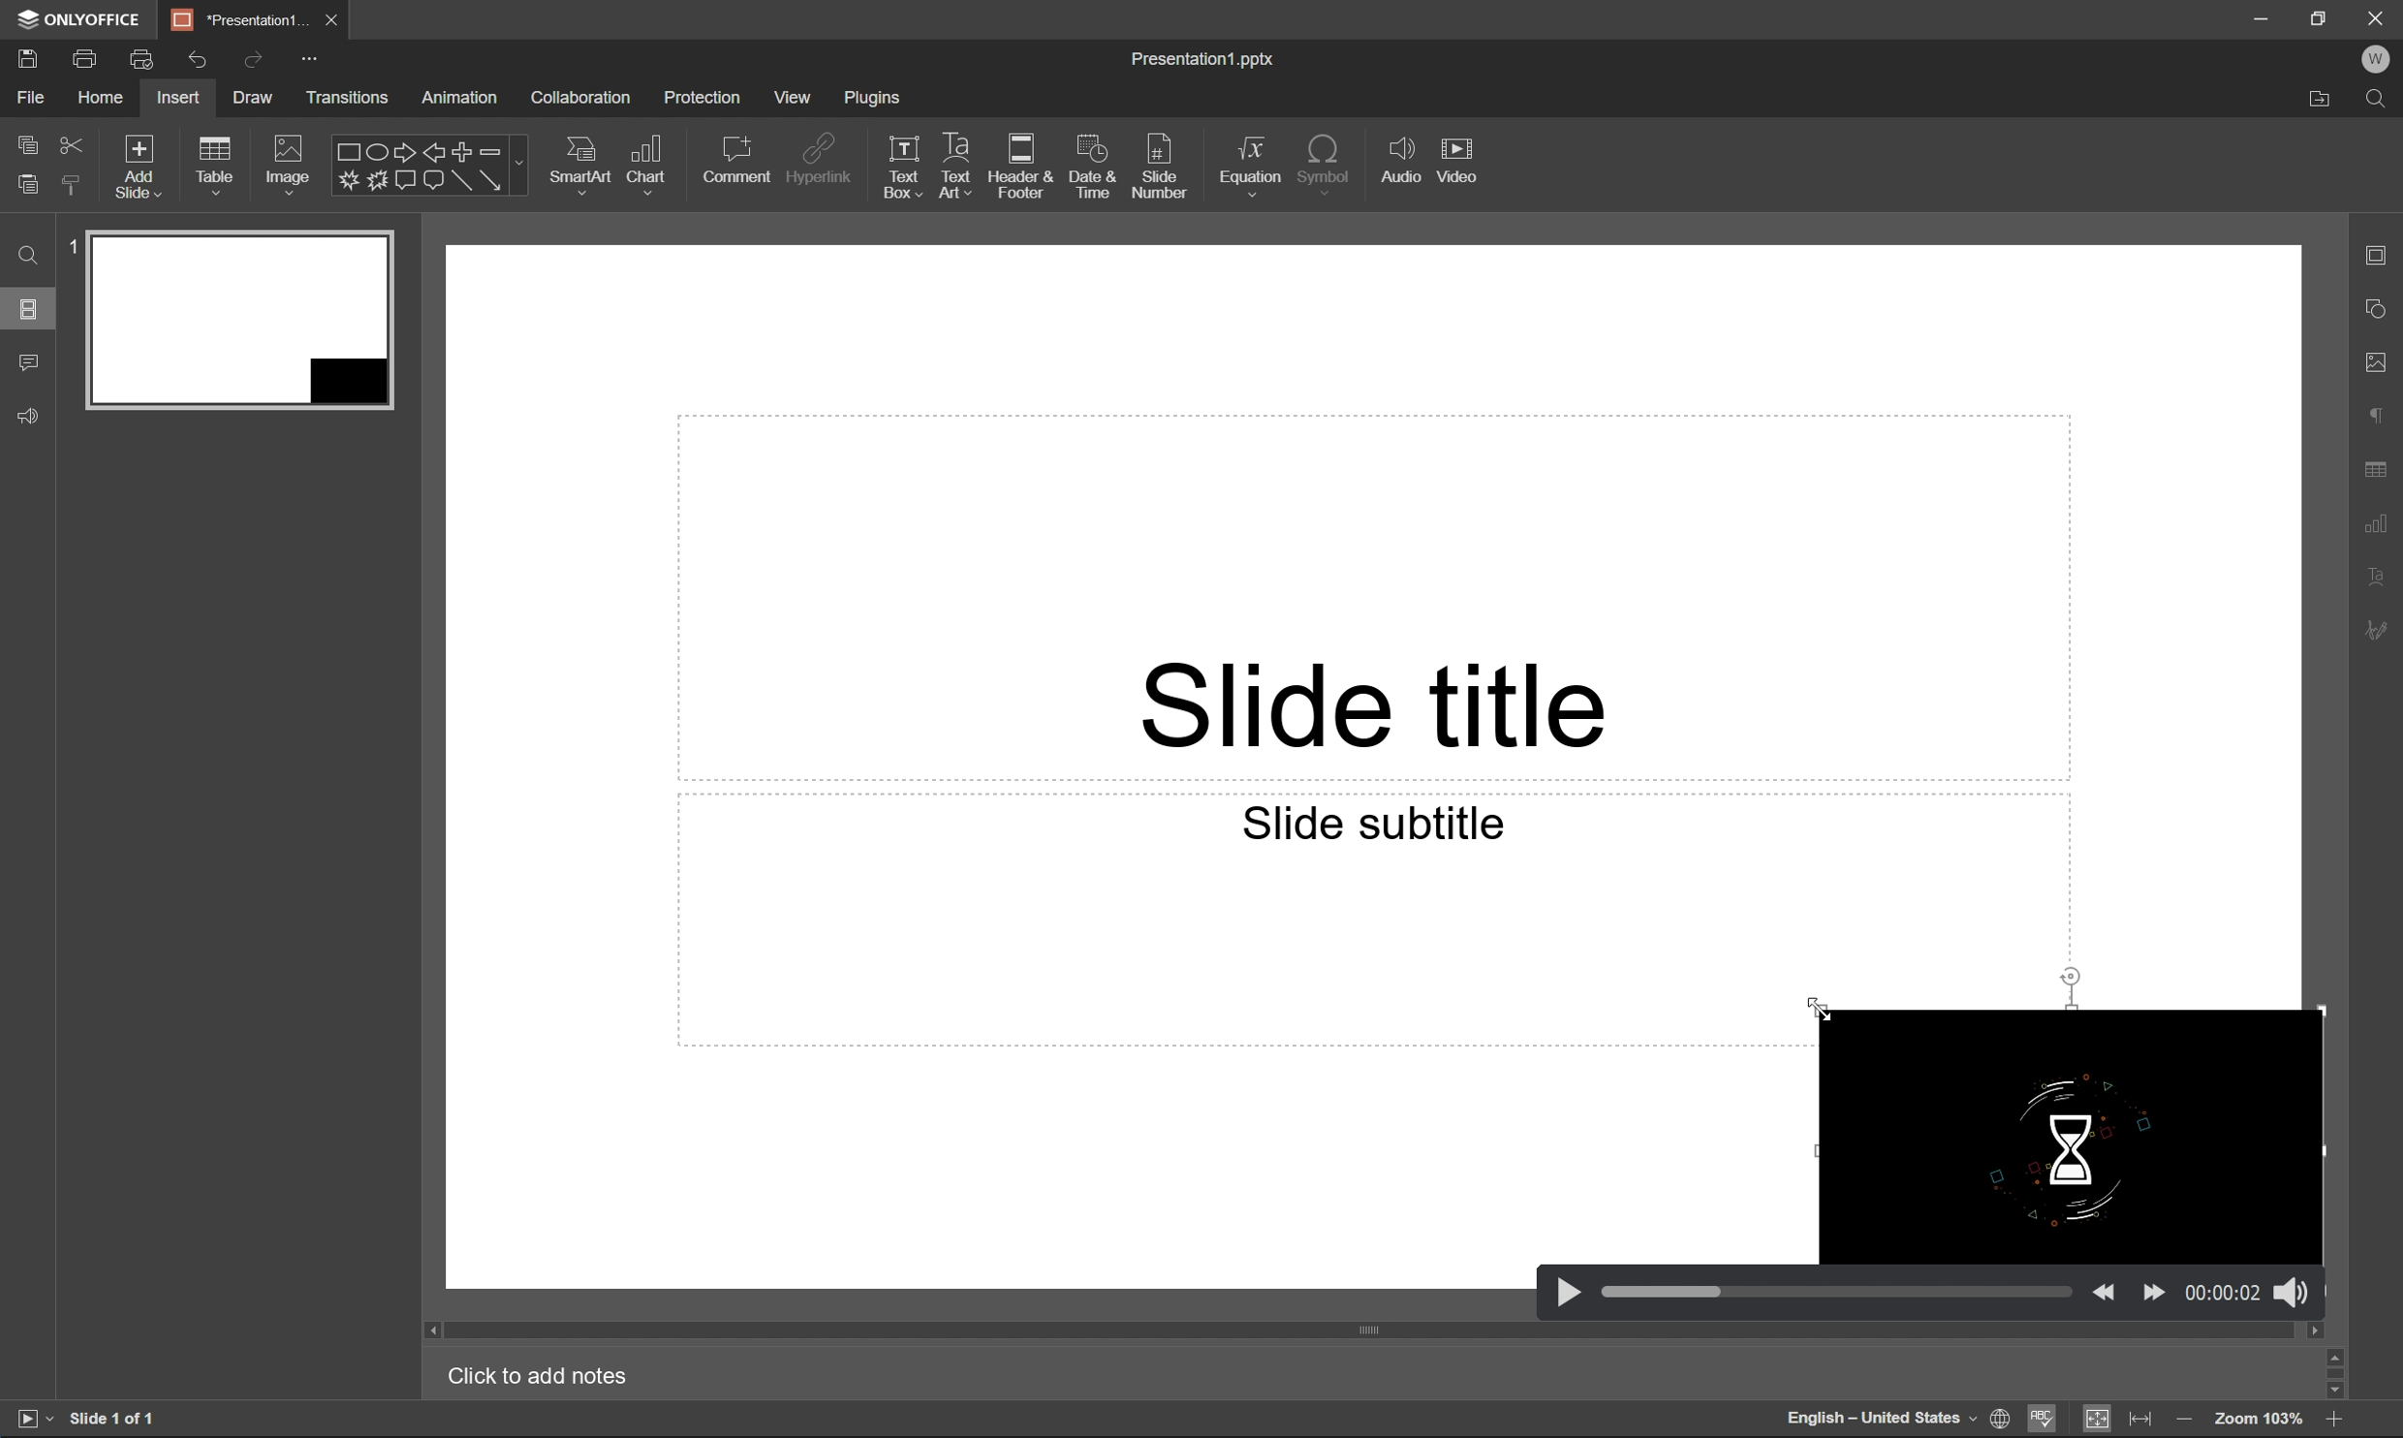 This screenshot has width=2403, height=1438. What do you see at coordinates (2381, 252) in the screenshot?
I see `slide settings` at bounding box center [2381, 252].